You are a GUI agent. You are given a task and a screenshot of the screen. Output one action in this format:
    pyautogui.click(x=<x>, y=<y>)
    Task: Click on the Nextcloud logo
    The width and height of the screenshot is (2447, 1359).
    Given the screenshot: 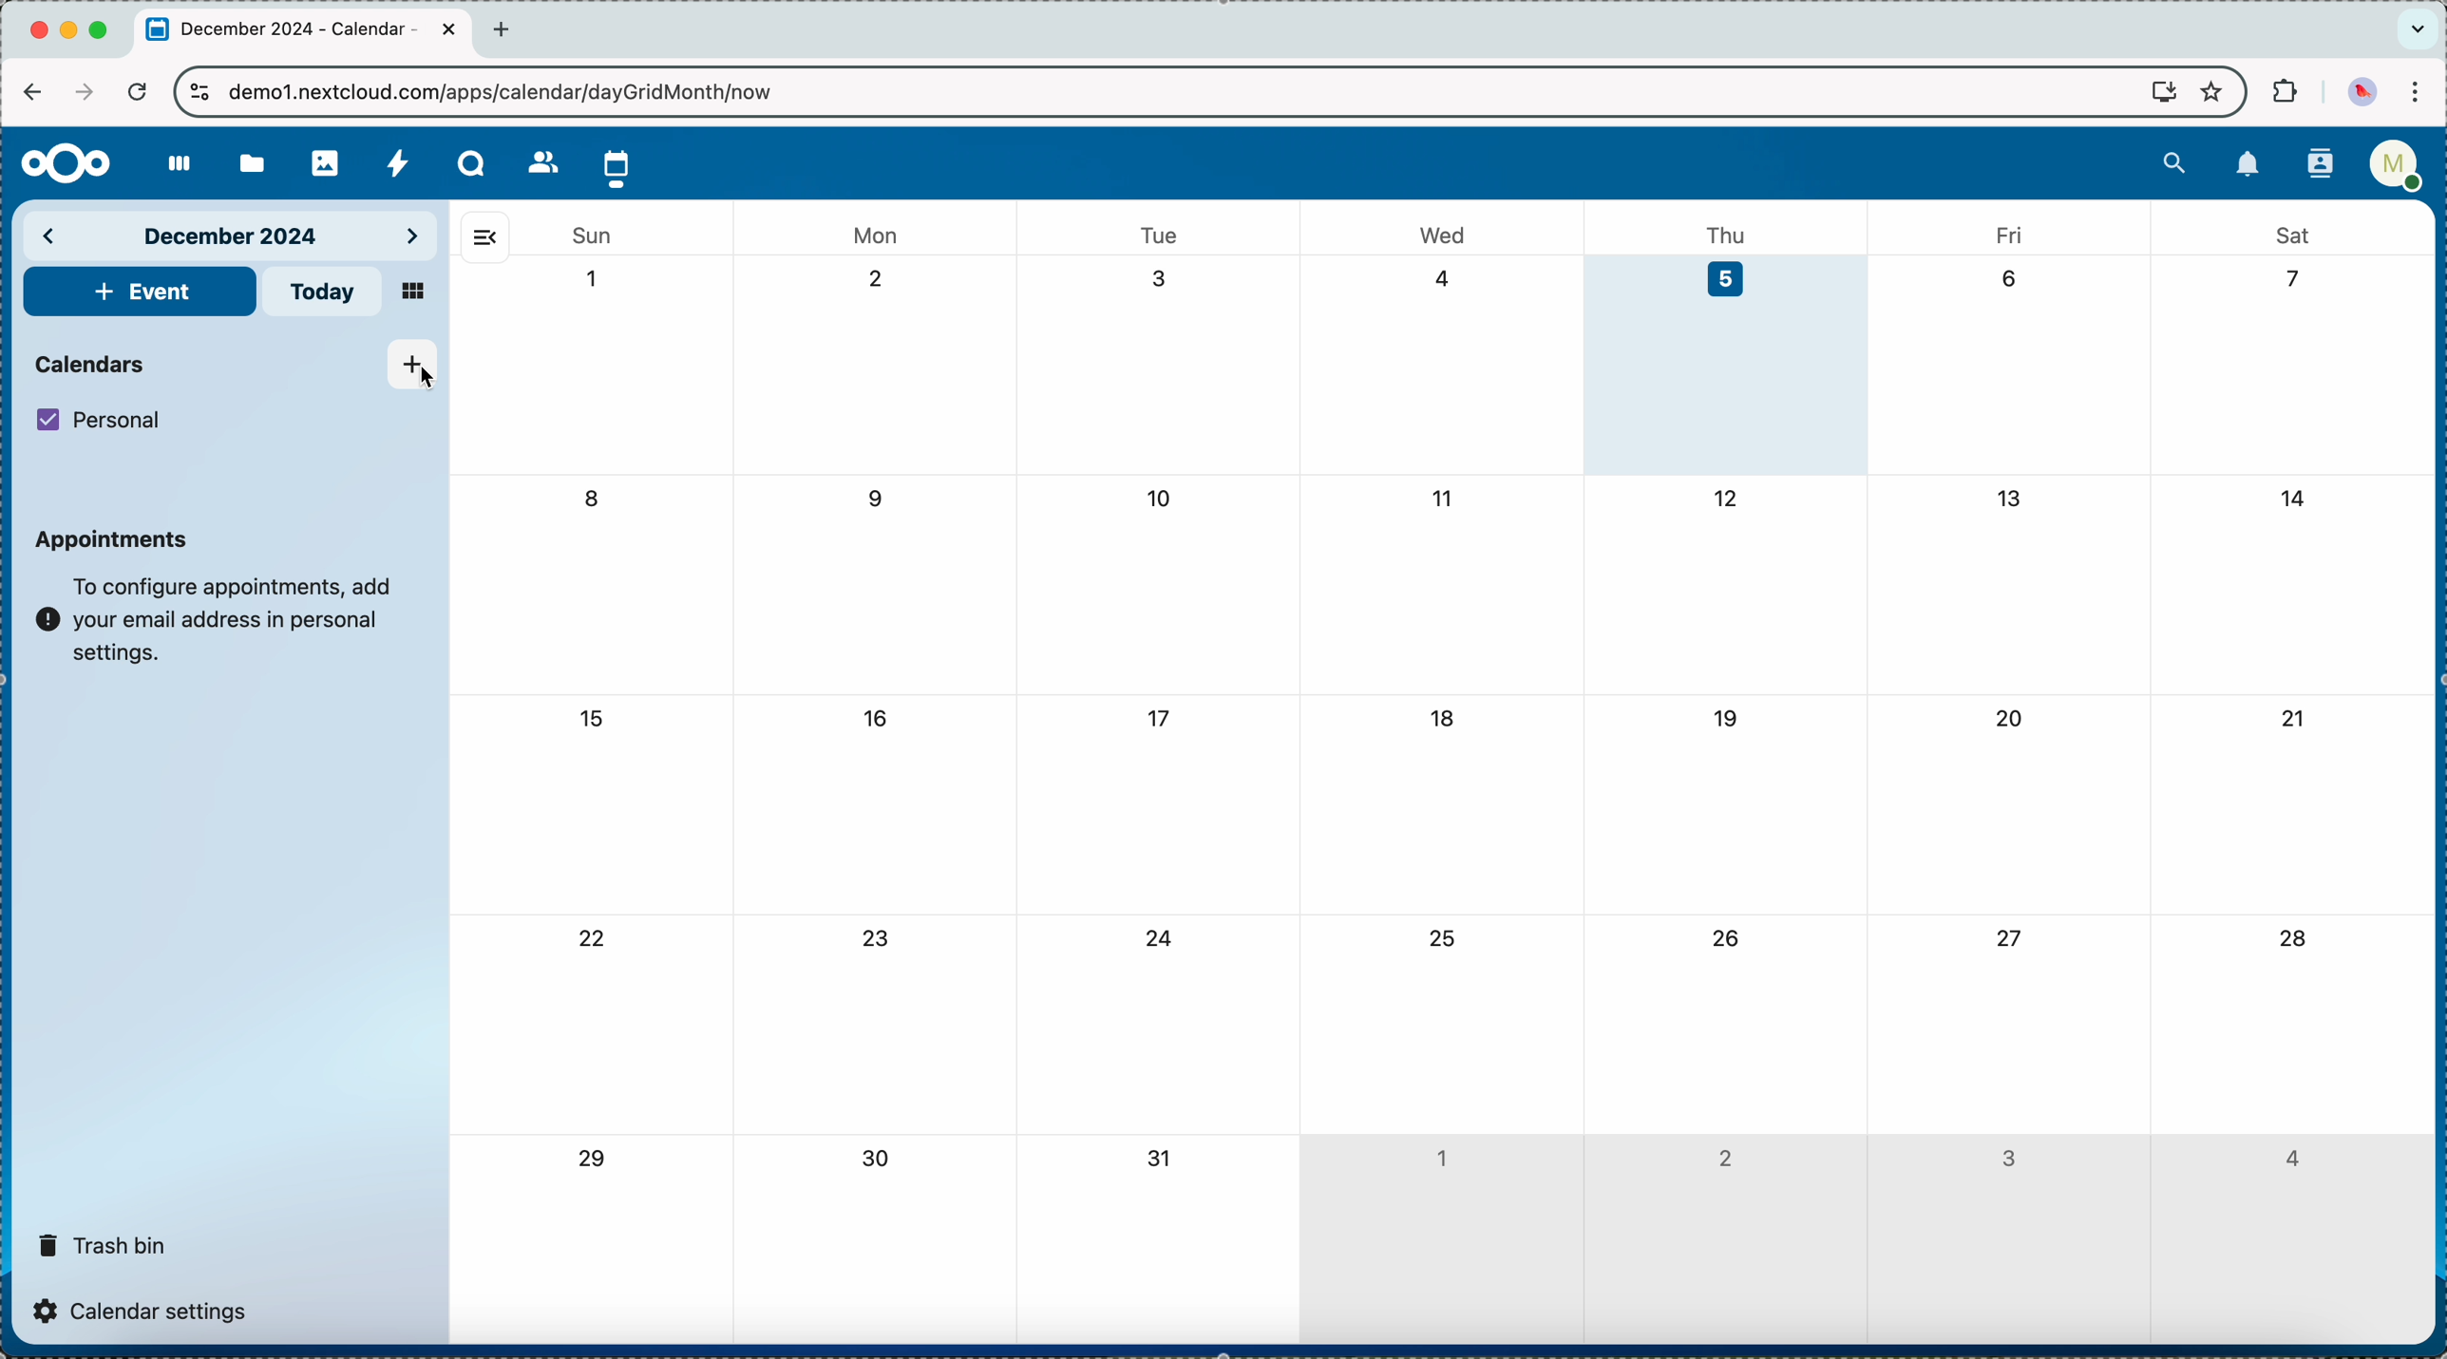 What is the action you would take?
    pyautogui.click(x=58, y=164)
    